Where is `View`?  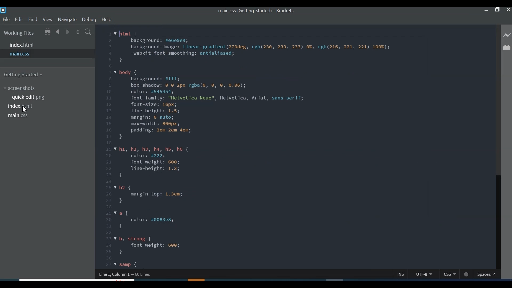
View is located at coordinates (47, 20).